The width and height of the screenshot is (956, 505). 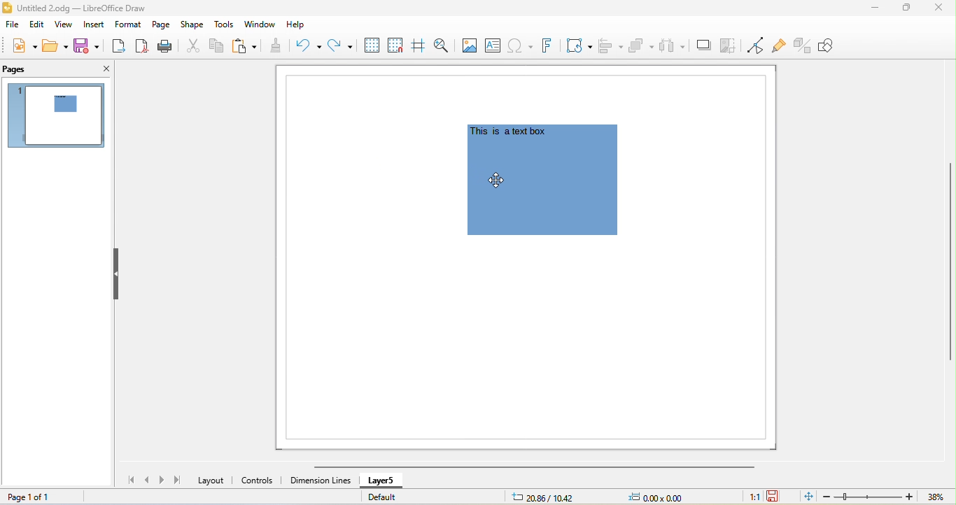 I want to click on title, so click(x=80, y=8).